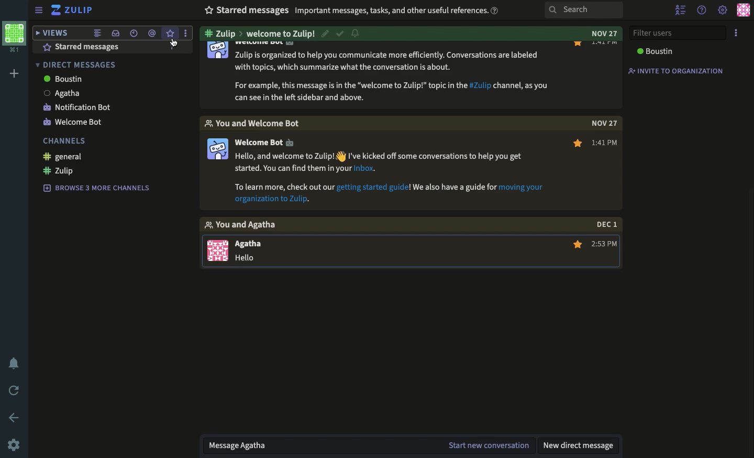 The image size is (754, 458). I want to click on zulip, so click(261, 33).